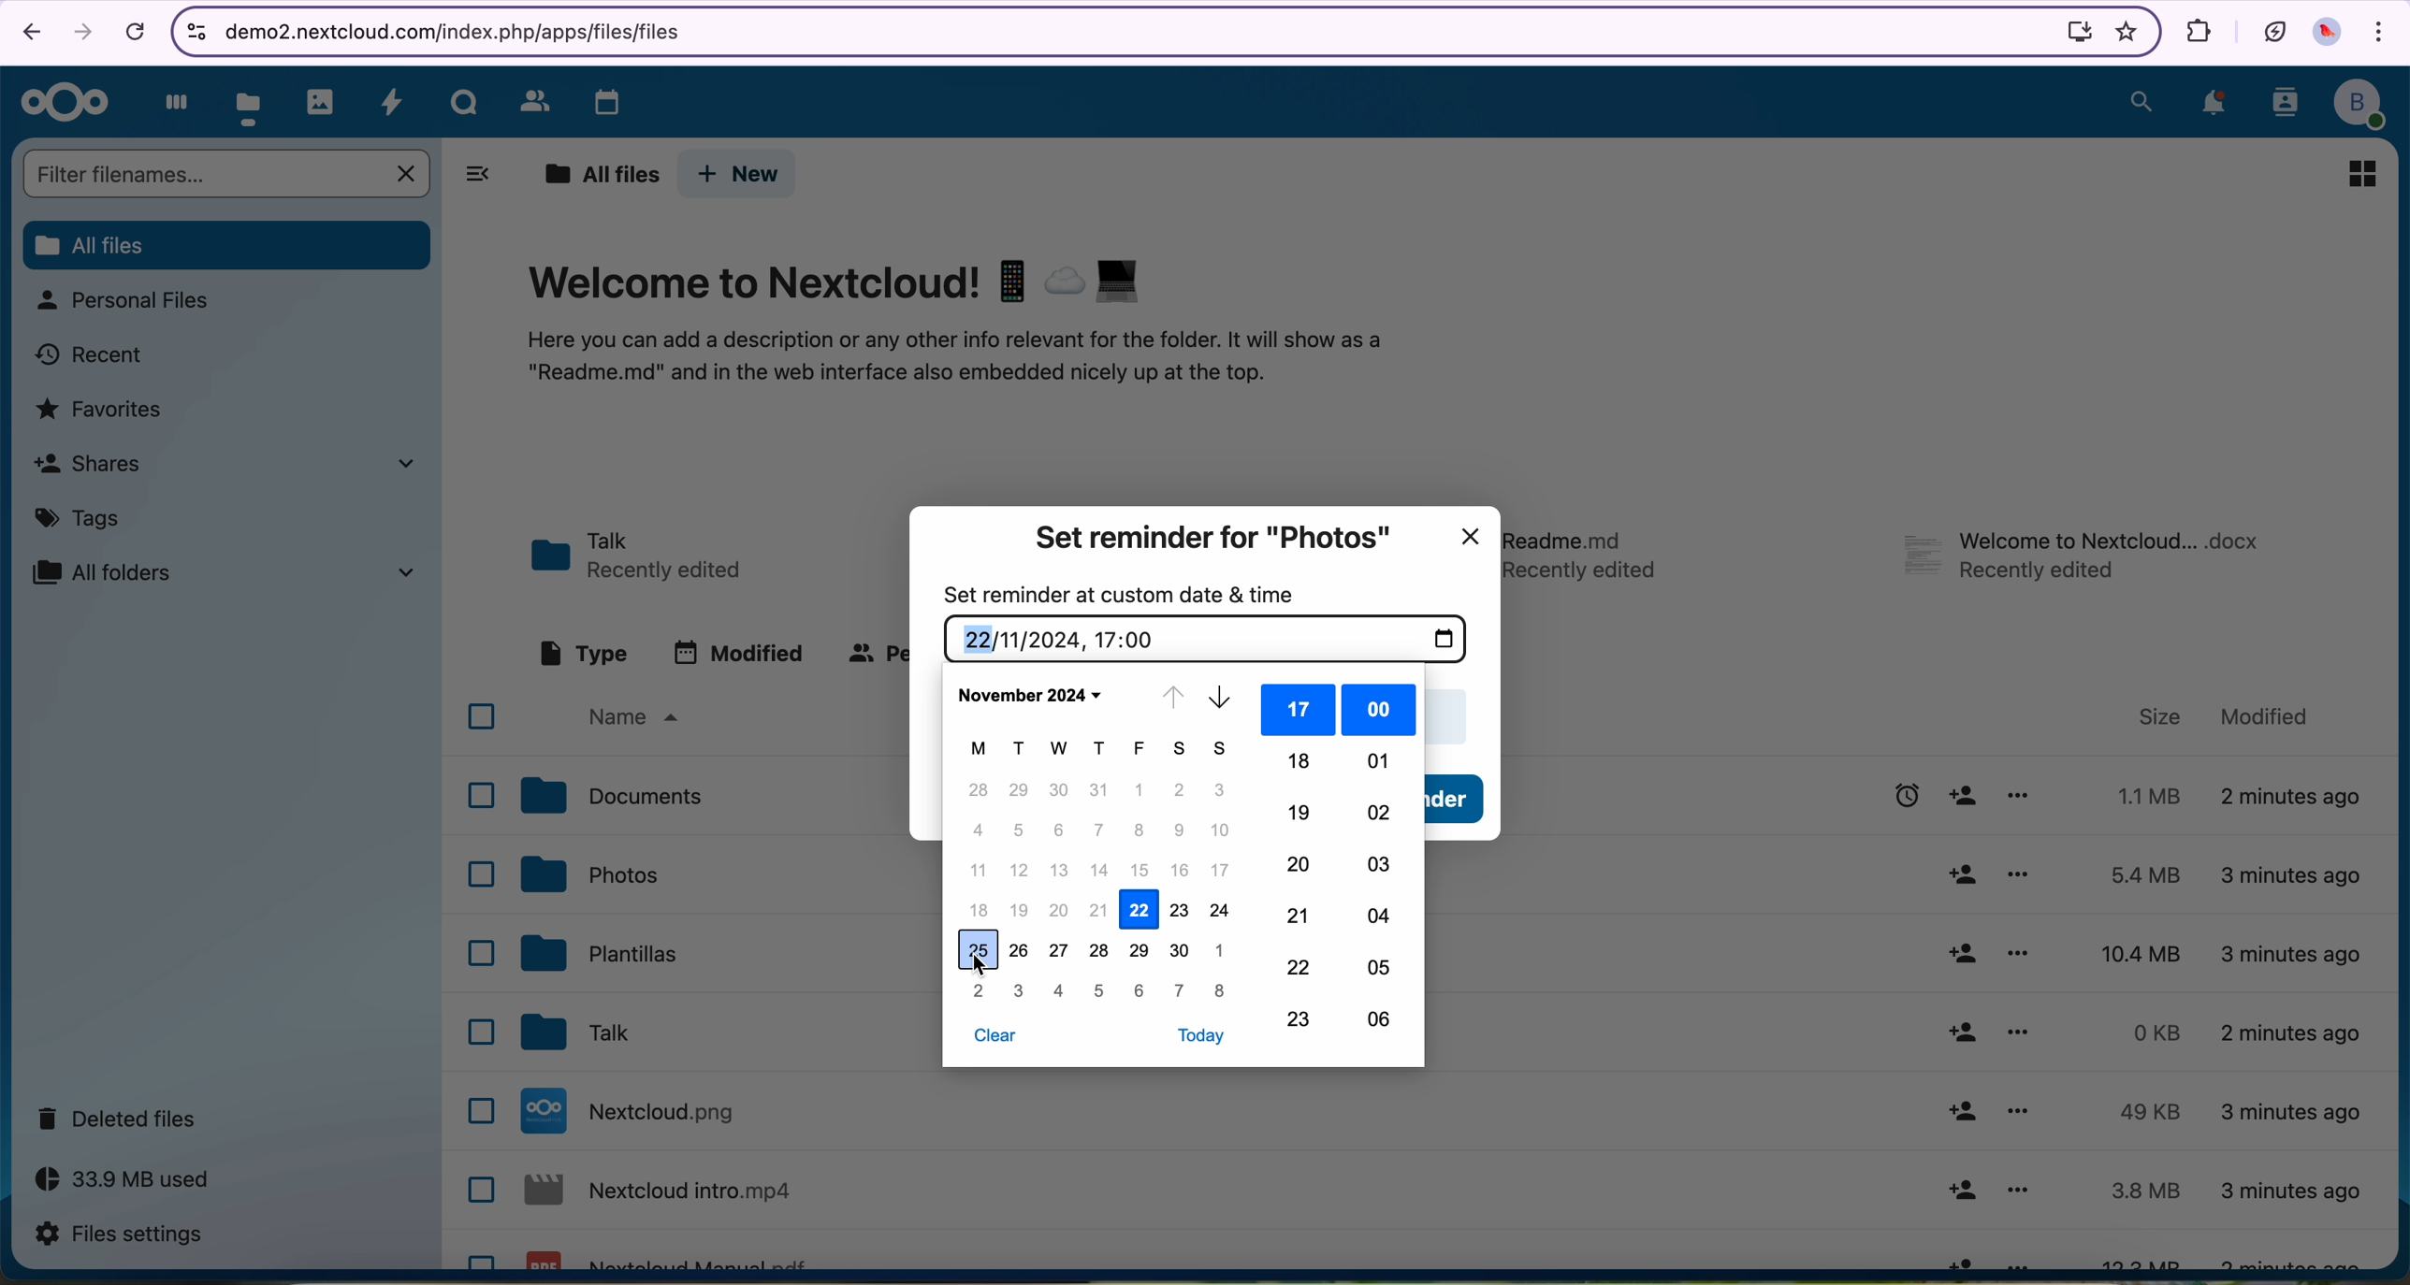 The height and width of the screenshot is (1285, 2410). Describe the element at coordinates (1223, 751) in the screenshot. I see `sunday` at that location.